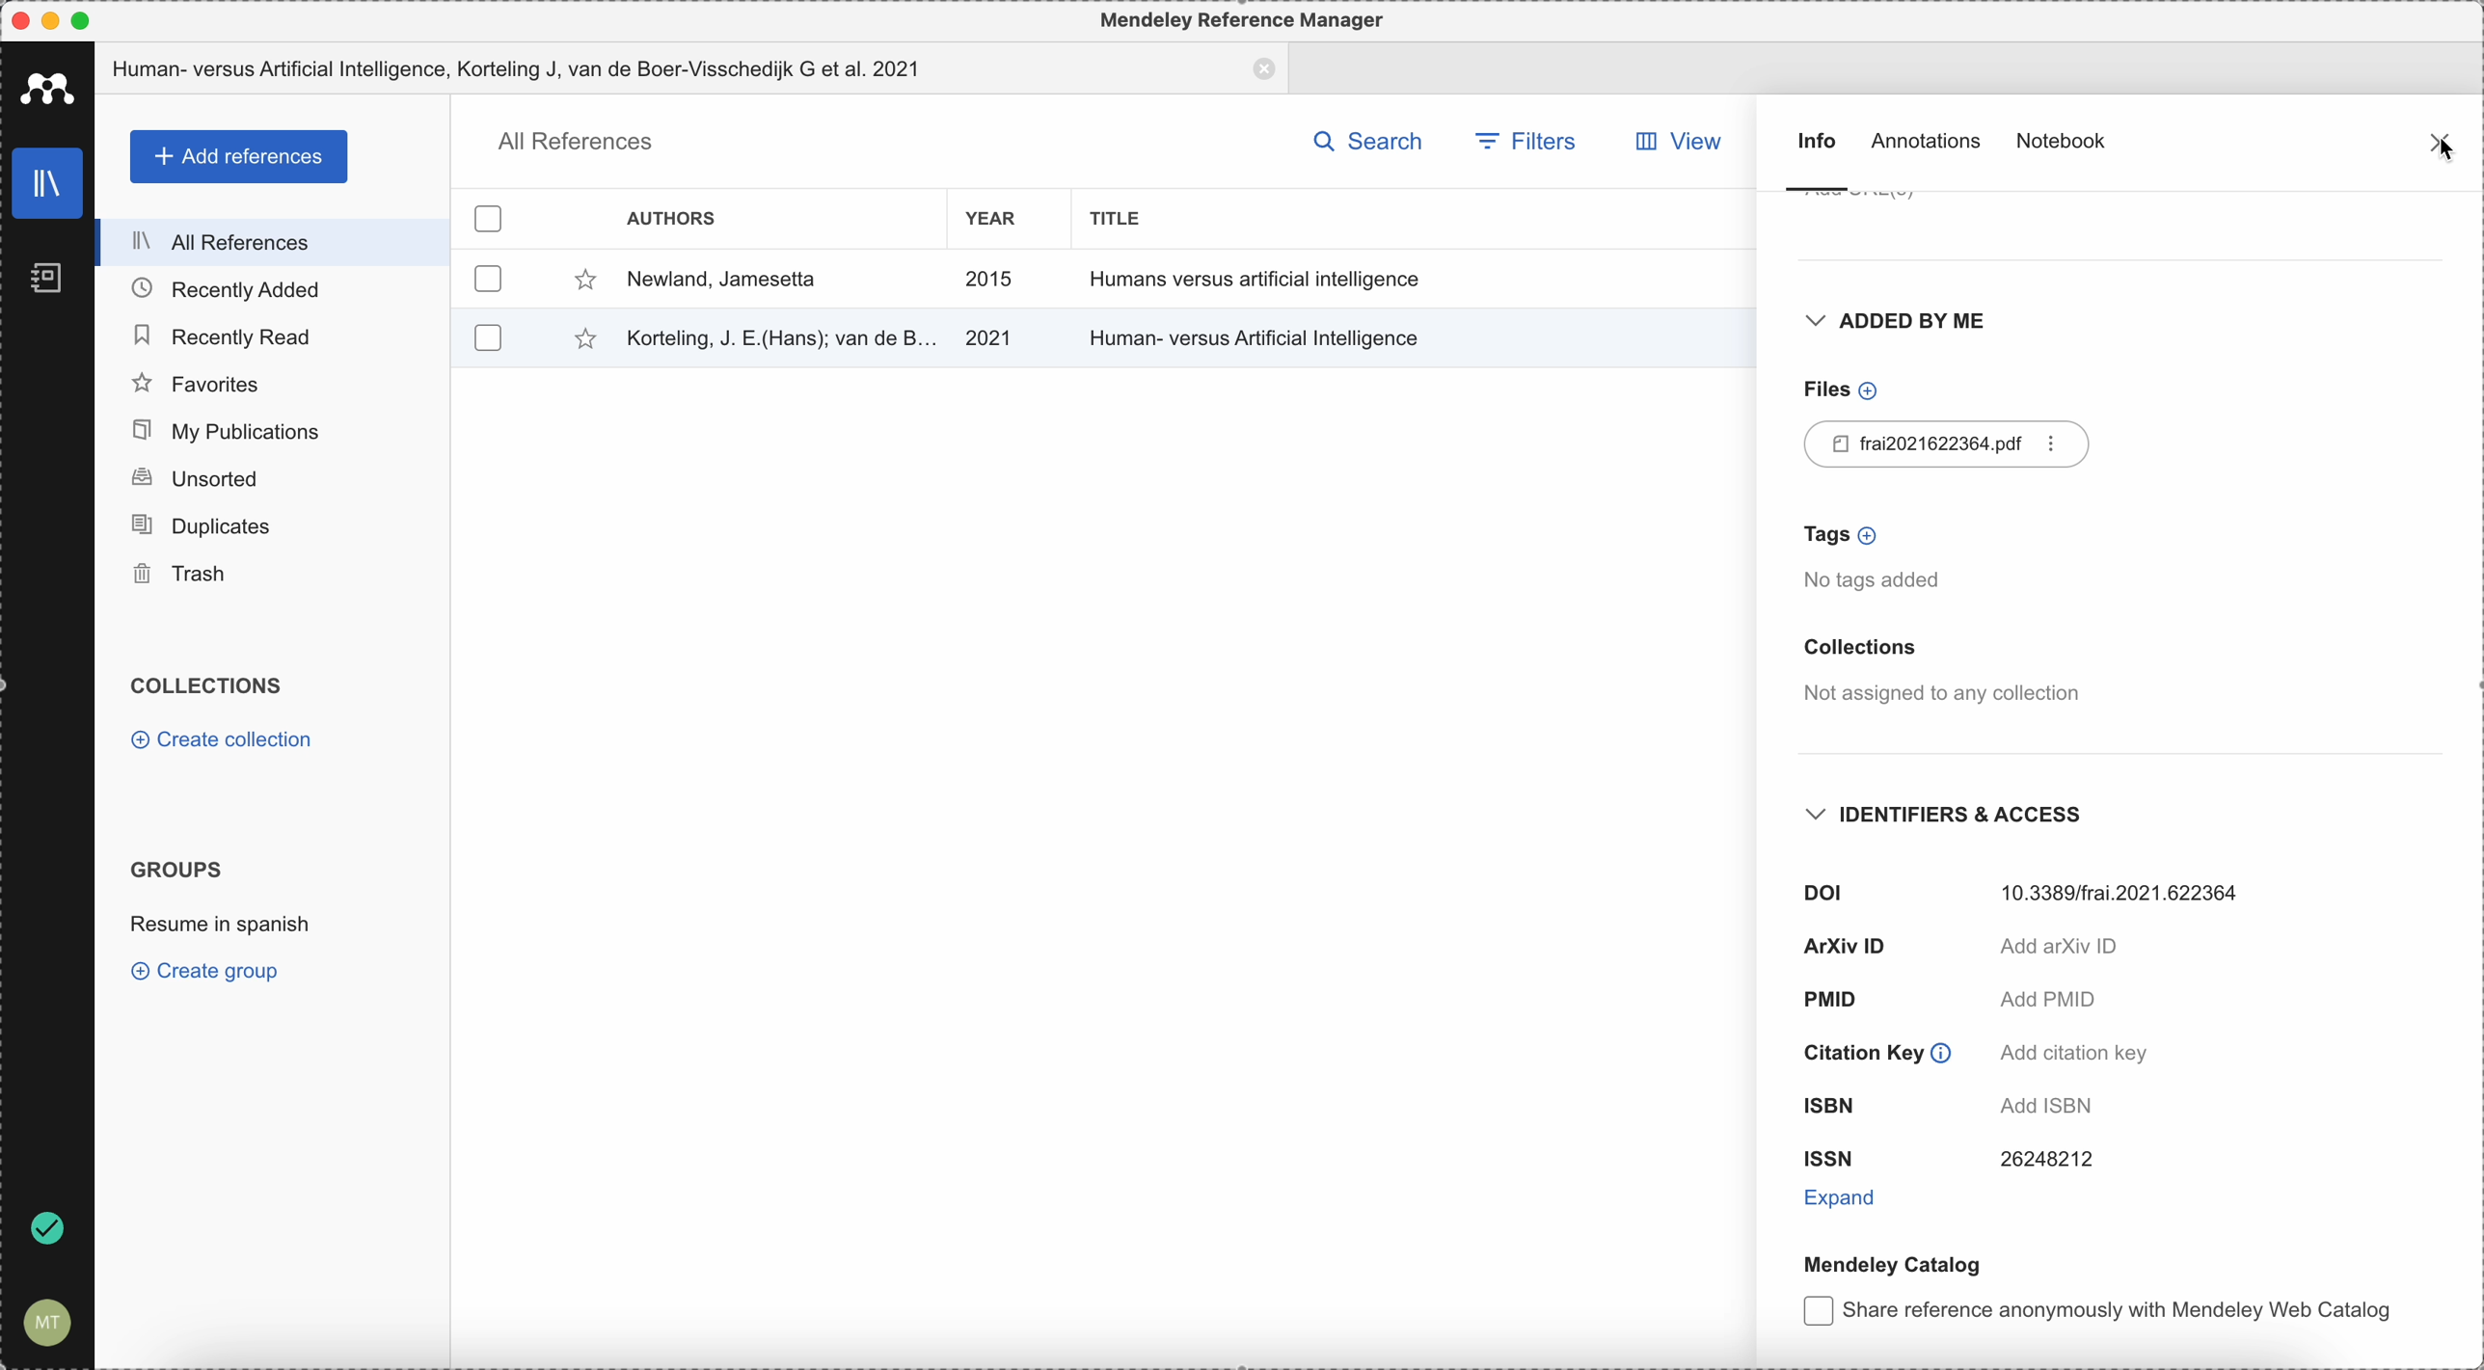 Image resolution: width=2484 pixels, height=1370 pixels. I want to click on close Mendeley, so click(18, 19).